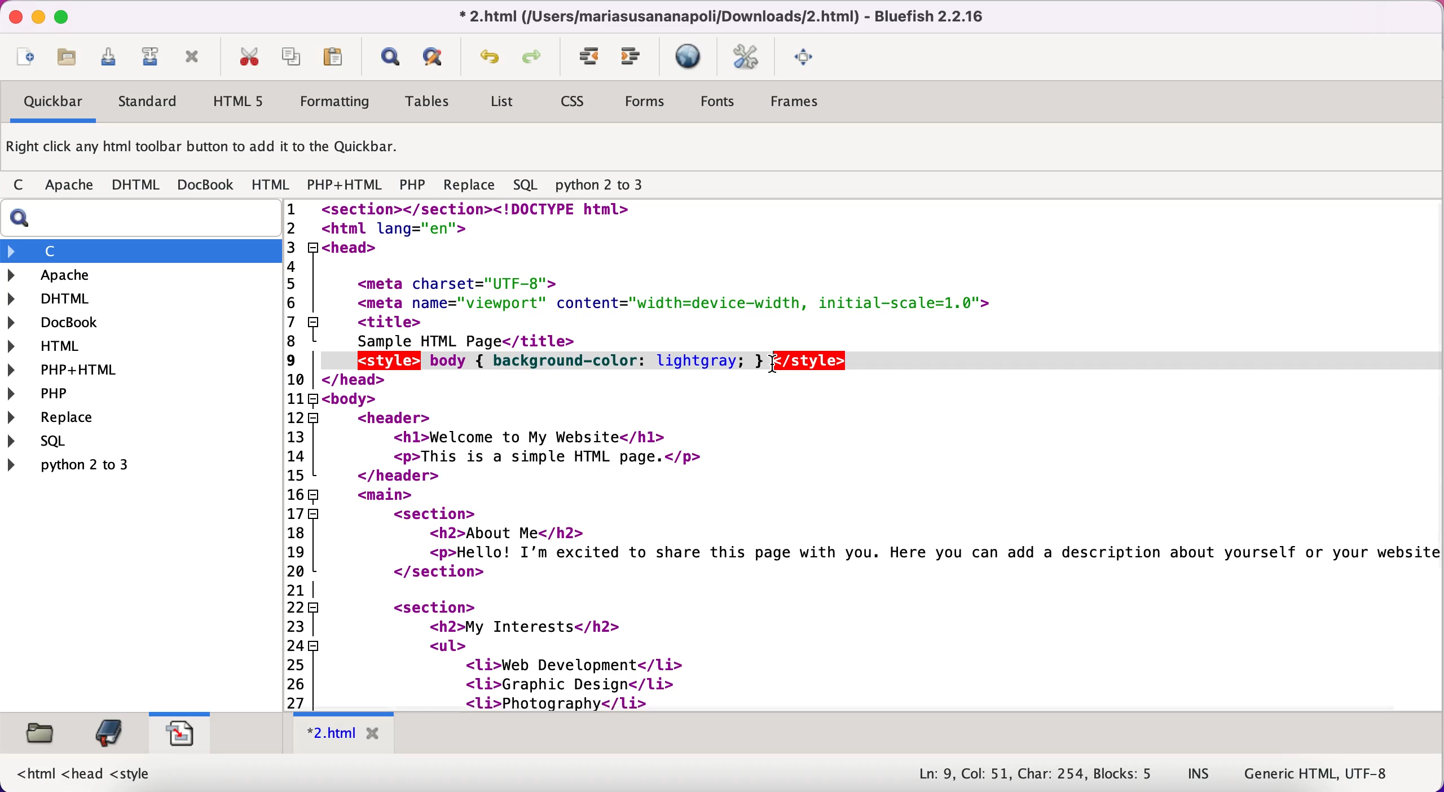  Describe the element at coordinates (272, 186) in the screenshot. I see `html` at that location.